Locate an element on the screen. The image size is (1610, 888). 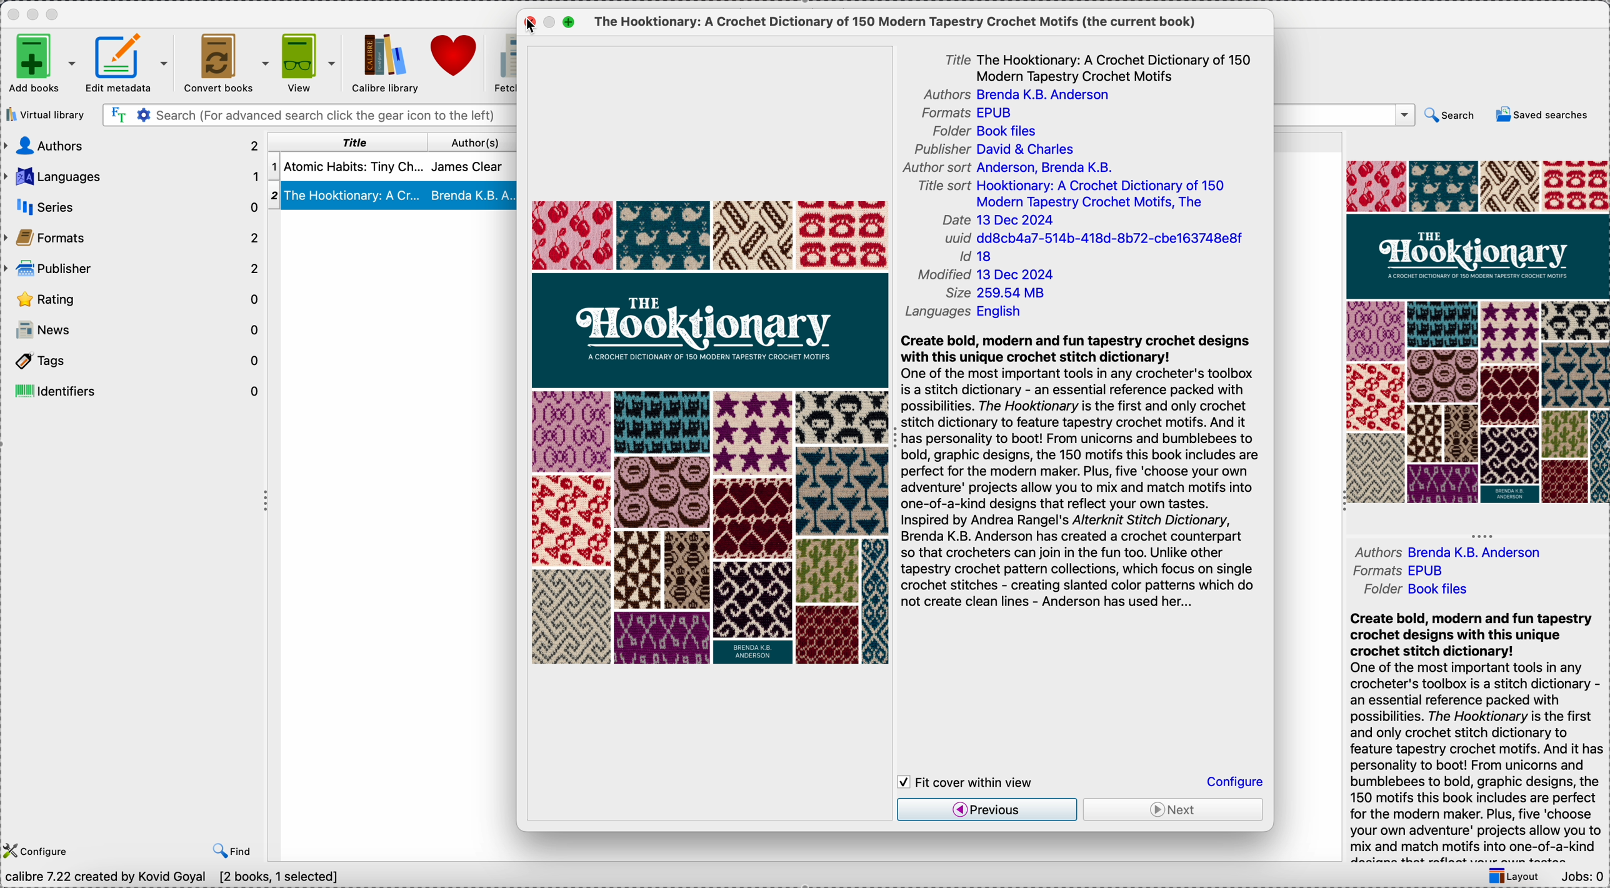
publisher is located at coordinates (132, 269).